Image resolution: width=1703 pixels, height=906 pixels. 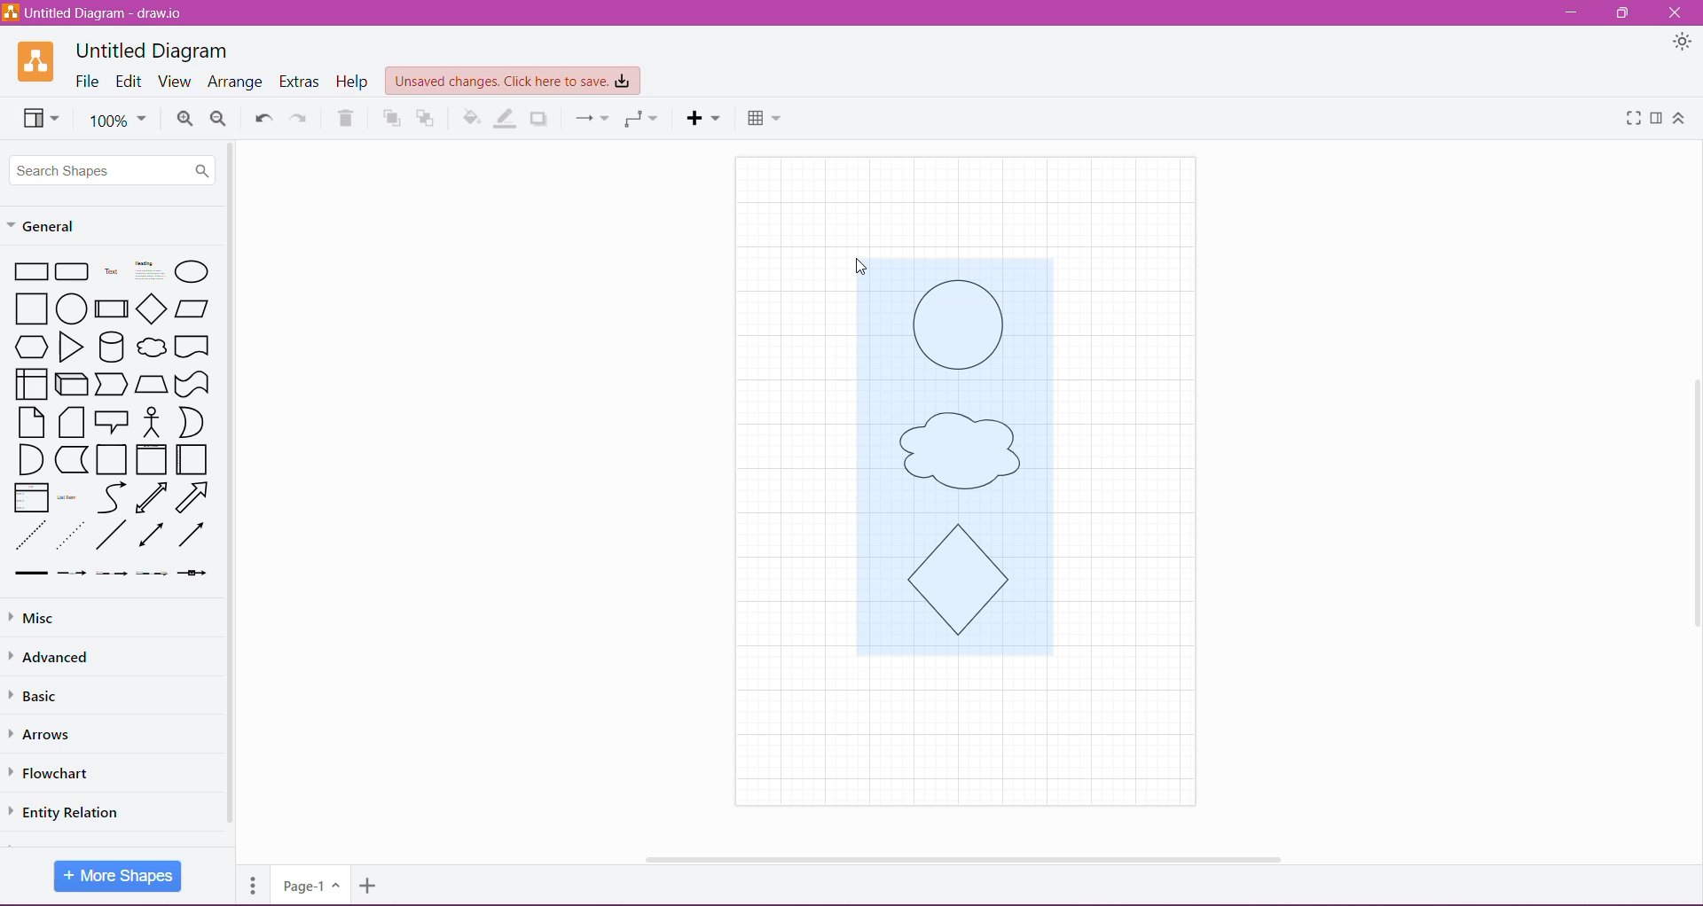 I want to click on Delete, so click(x=346, y=118).